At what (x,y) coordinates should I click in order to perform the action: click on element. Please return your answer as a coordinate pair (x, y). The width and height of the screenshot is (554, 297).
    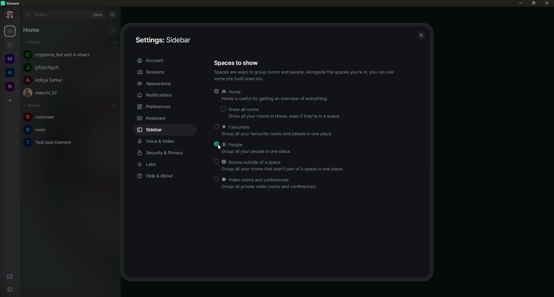
    Looking at the image, I should click on (12, 3).